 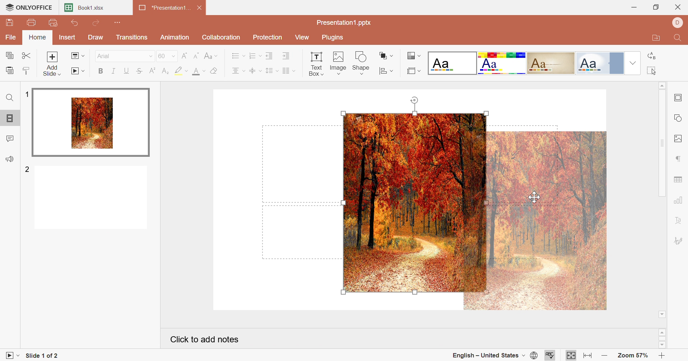 What do you see at coordinates (502, 64) in the screenshot?
I see `Basic` at bounding box center [502, 64].